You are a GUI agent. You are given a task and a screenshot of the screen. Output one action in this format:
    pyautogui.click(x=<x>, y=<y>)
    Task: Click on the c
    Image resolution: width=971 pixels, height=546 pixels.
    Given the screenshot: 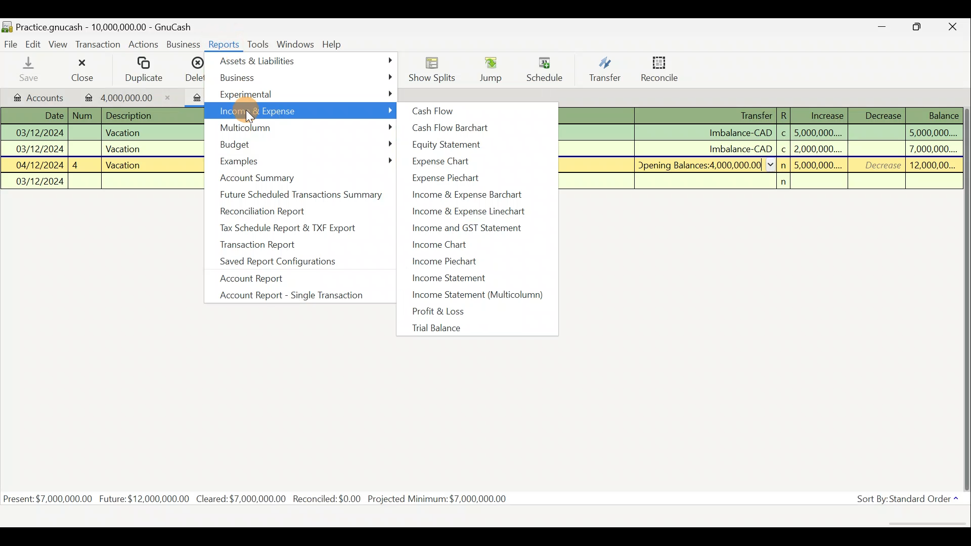 What is the action you would take?
    pyautogui.click(x=783, y=133)
    